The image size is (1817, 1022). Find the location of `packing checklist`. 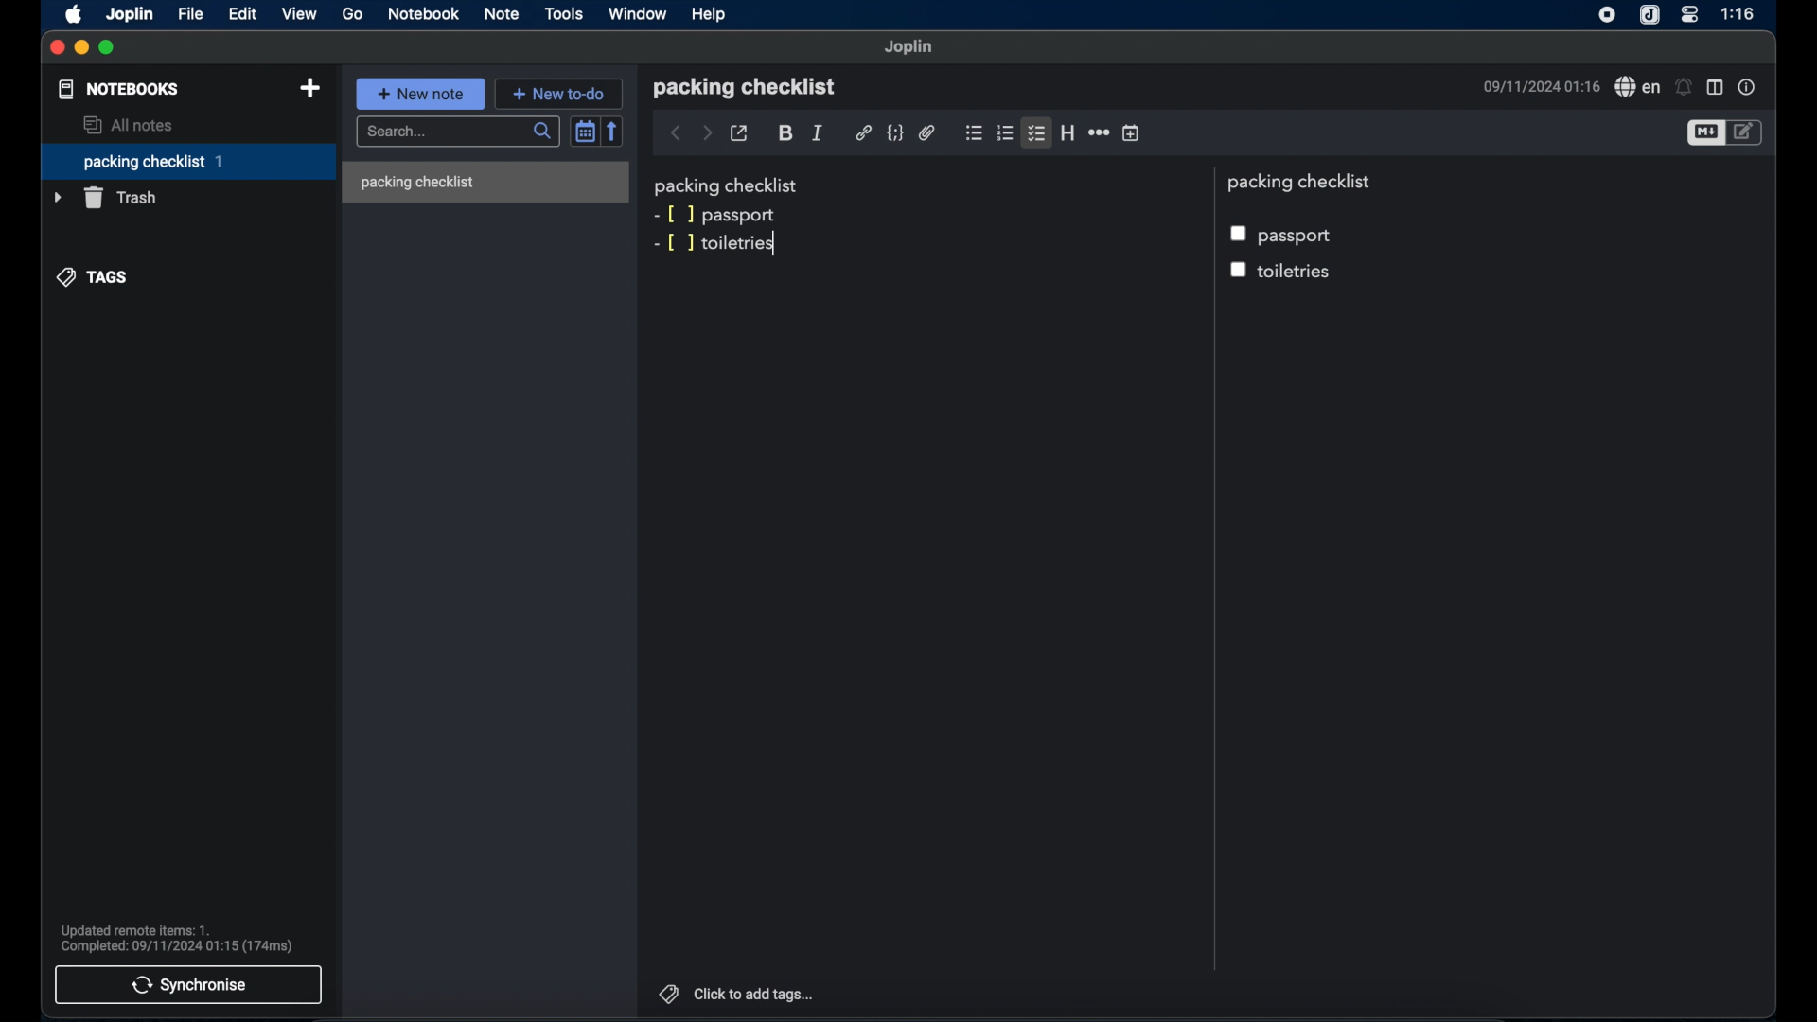

packing checklist is located at coordinates (416, 183).